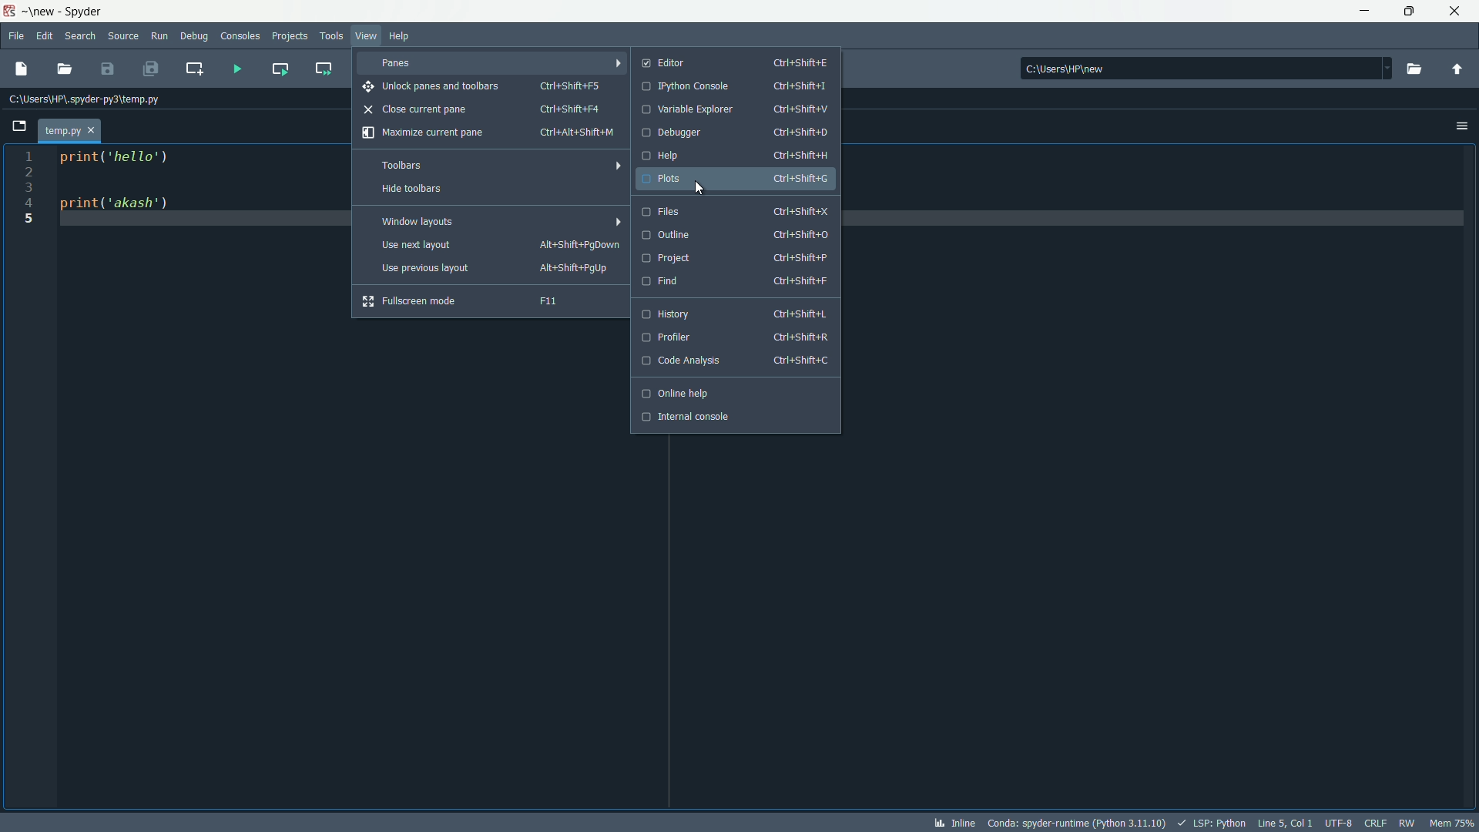  Describe the element at coordinates (107, 69) in the screenshot. I see `save file` at that location.